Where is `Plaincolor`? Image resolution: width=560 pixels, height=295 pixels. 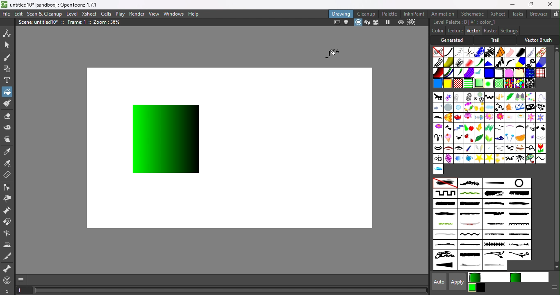
Plaincolor is located at coordinates (444, 183).